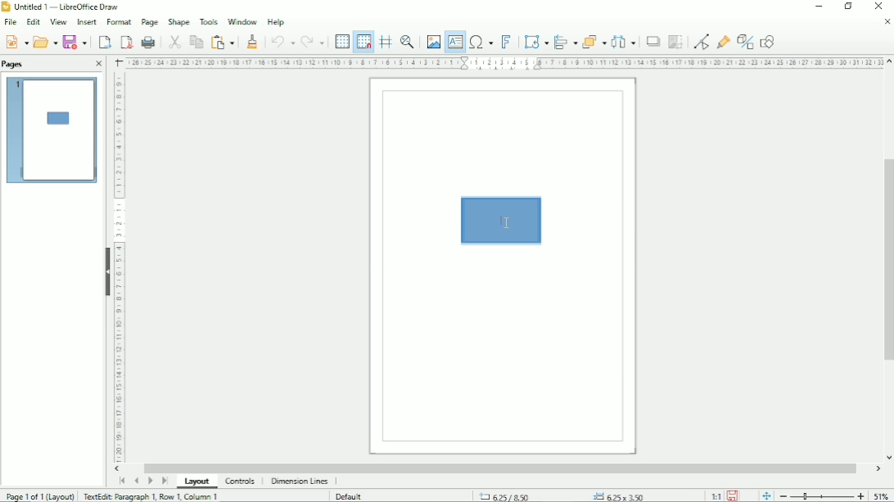 Image resolution: width=894 pixels, height=502 pixels. What do you see at coordinates (506, 224) in the screenshot?
I see `Cursor` at bounding box center [506, 224].